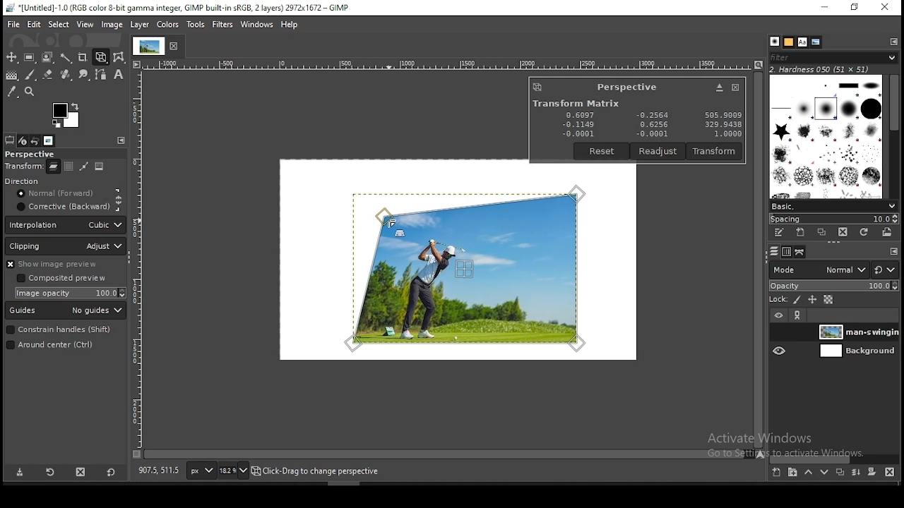 This screenshot has width=904, height=508. I want to click on guides, so click(66, 311).